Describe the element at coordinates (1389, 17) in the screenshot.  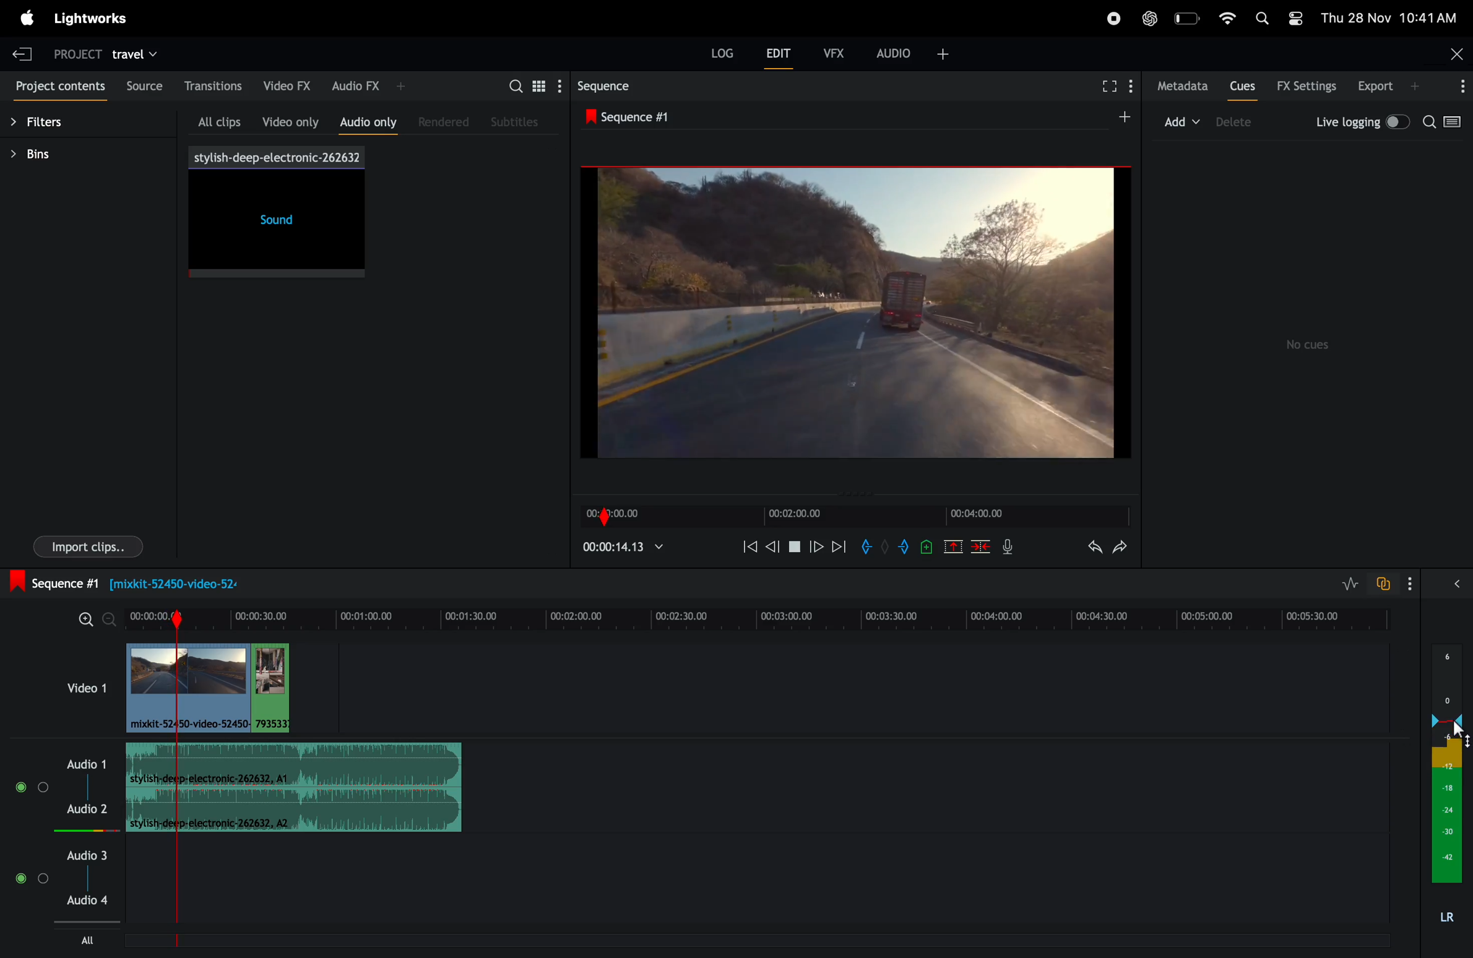
I see `date and time` at that location.